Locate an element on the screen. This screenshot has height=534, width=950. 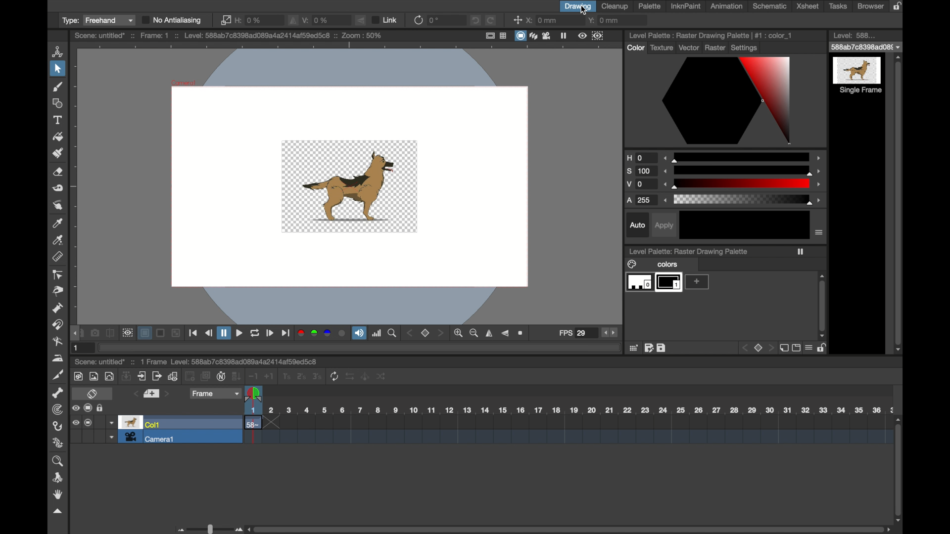
set is located at coordinates (426, 333).